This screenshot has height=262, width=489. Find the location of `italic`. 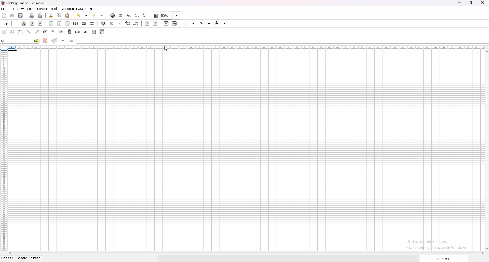

italic is located at coordinates (32, 24).